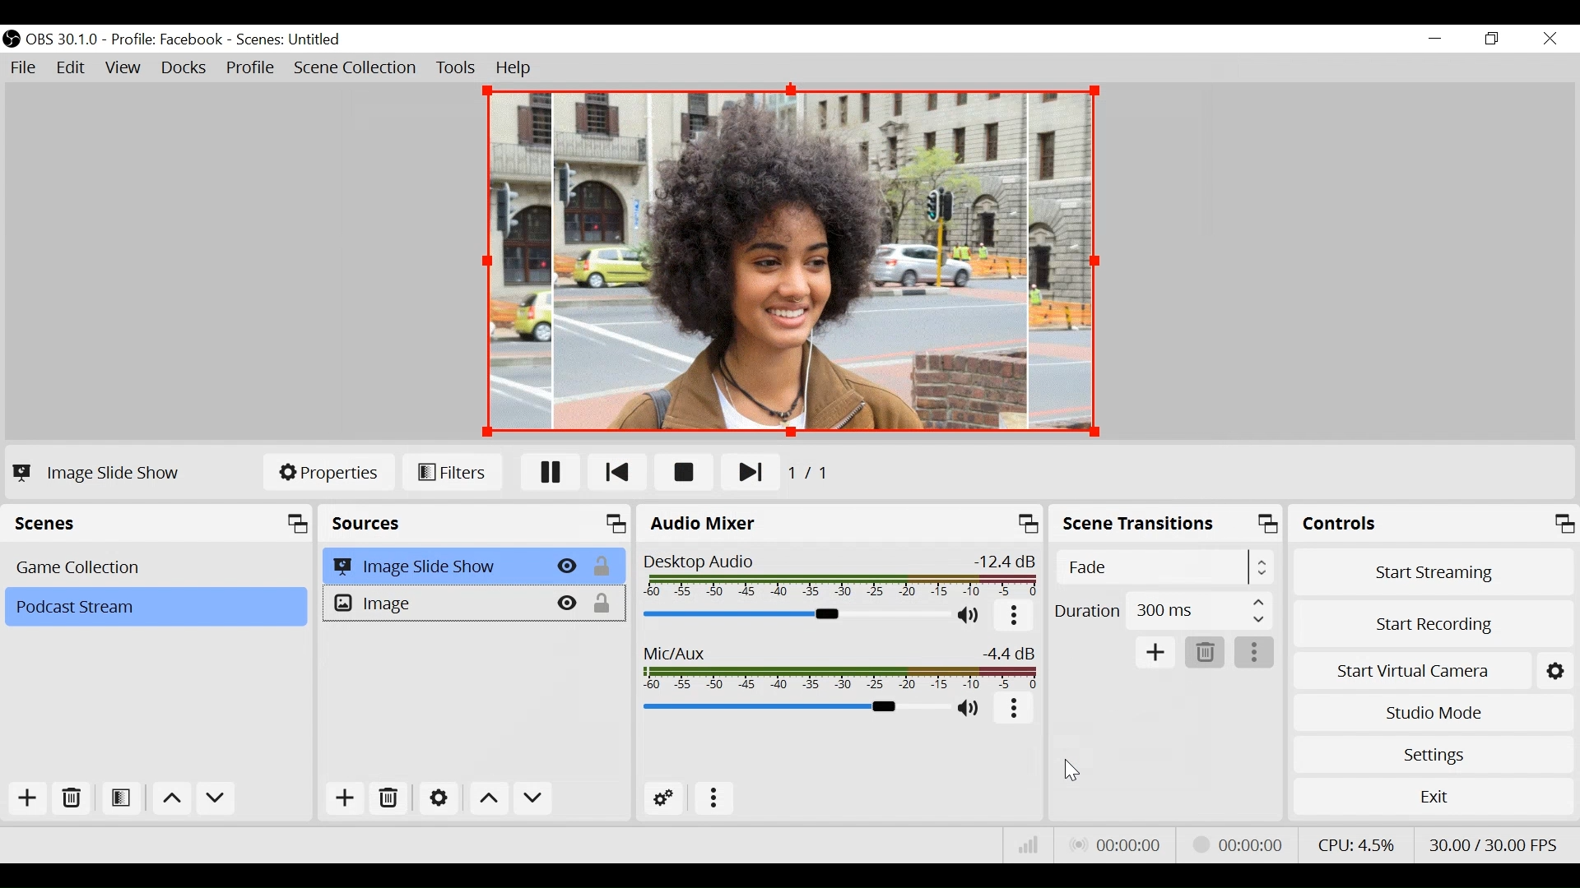 This screenshot has height=888, width=1580. What do you see at coordinates (95, 473) in the screenshot?
I see `Image Slide Show` at bounding box center [95, 473].